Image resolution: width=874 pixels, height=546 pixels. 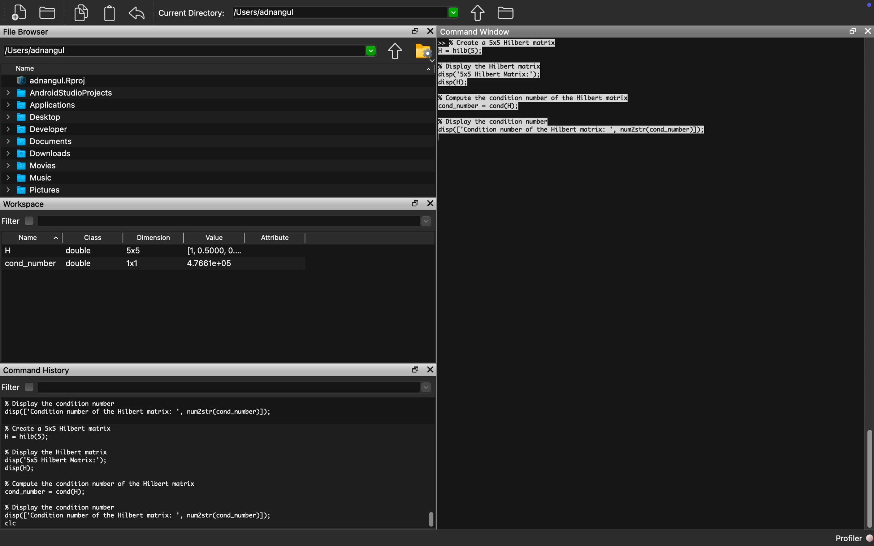 What do you see at coordinates (853, 30) in the screenshot?
I see `Restore Down` at bounding box center [853, 30].